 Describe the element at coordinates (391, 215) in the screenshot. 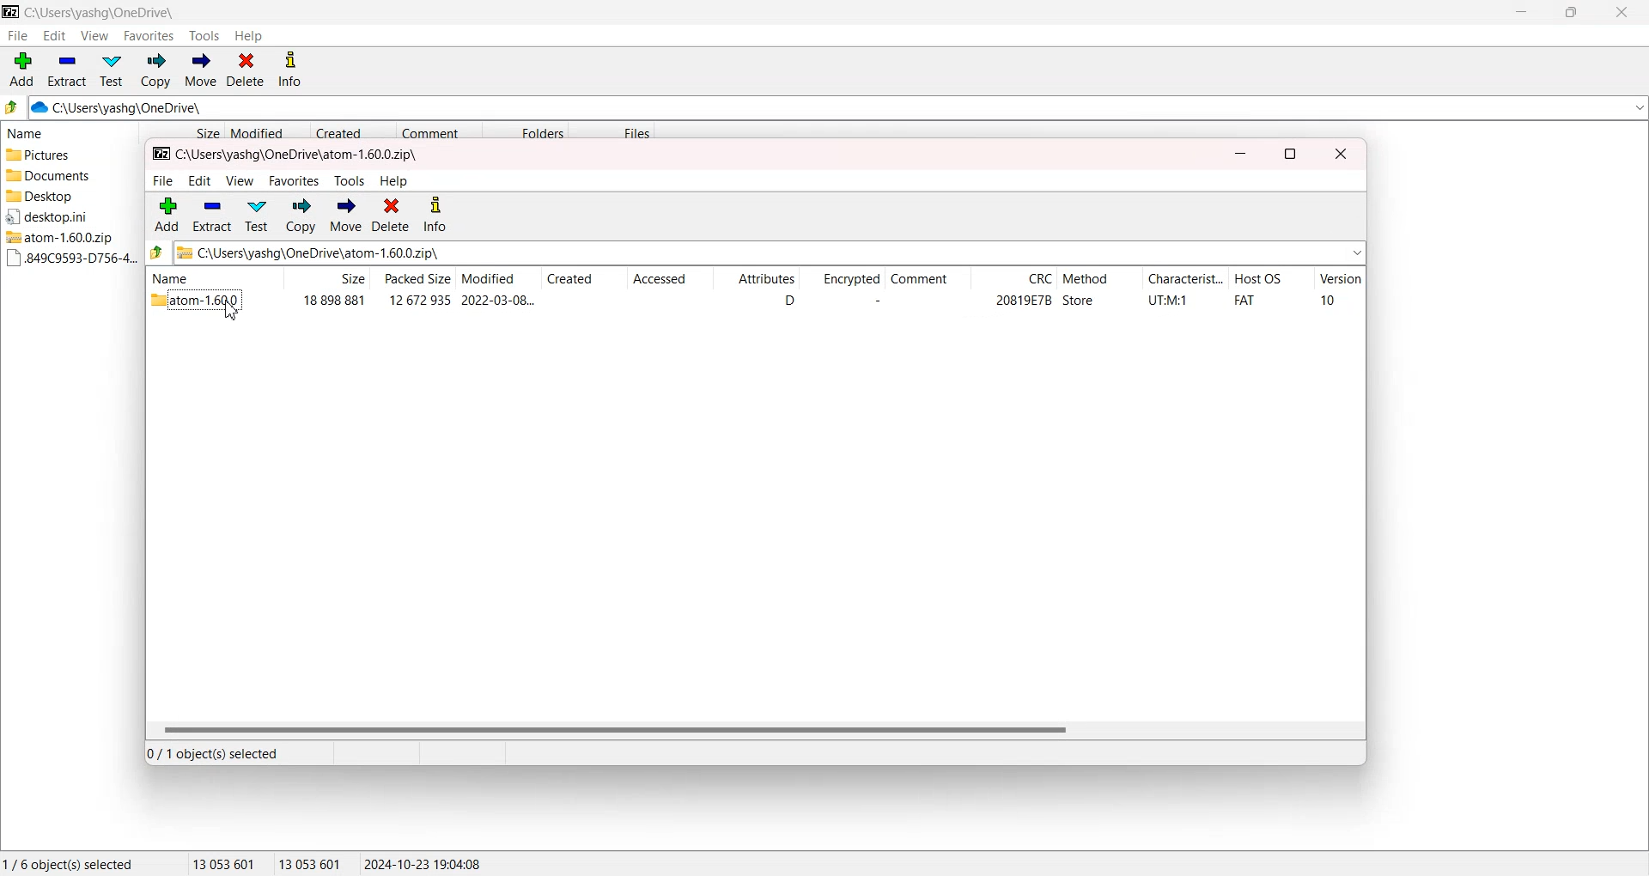

I see `delete` at that location.